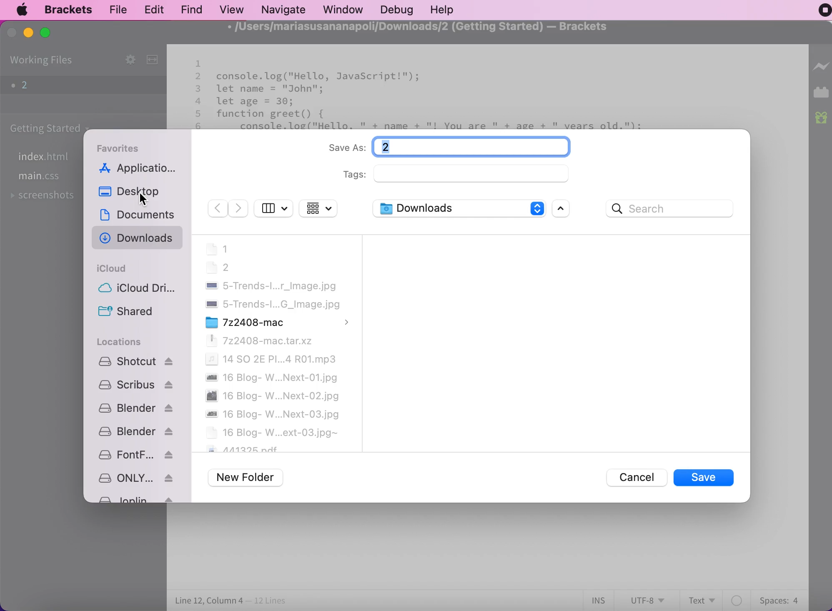 Image resolution: width=832 pixels, height=611 pixels. What do you see at coordinates (198, 88) in the screenshot?
I see `3` at bounding box center [198, 88].